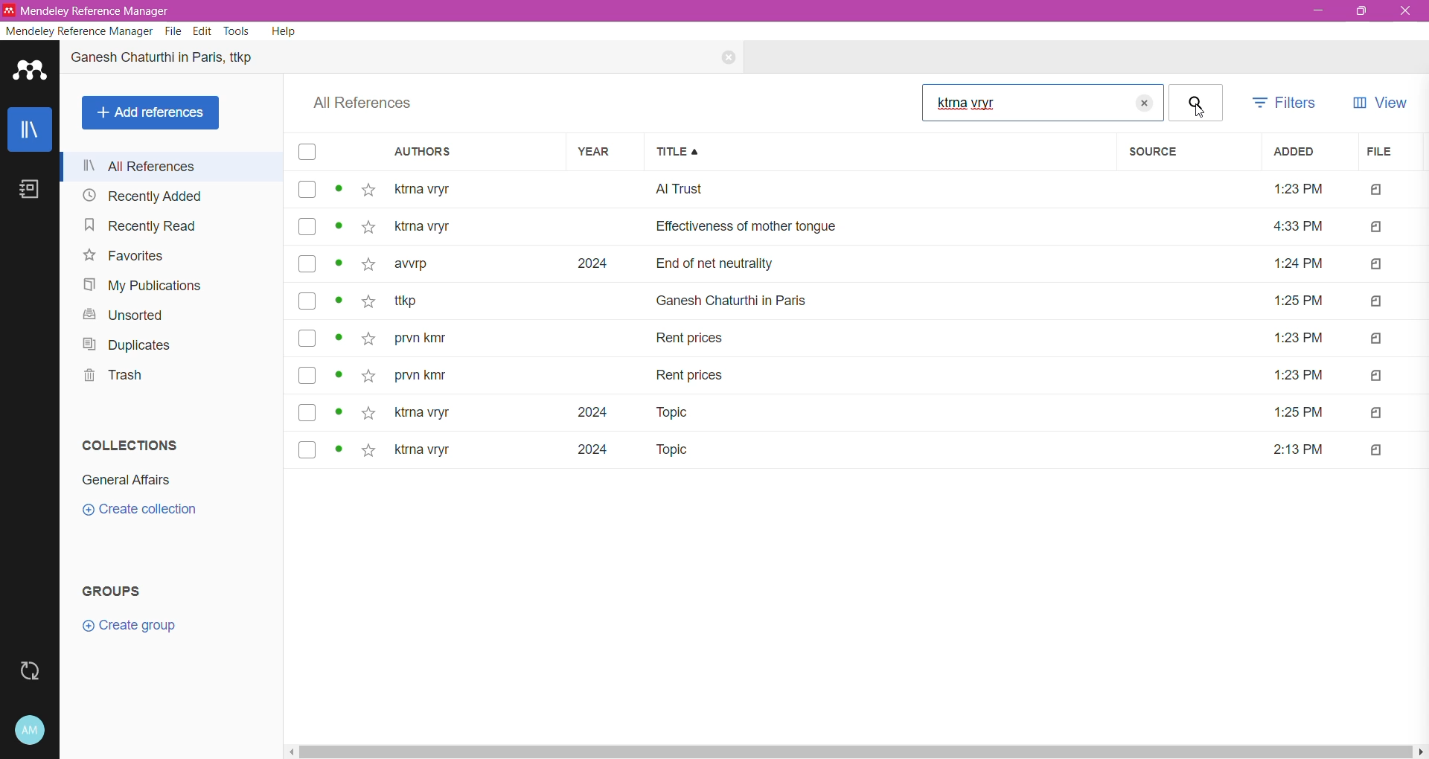  Describe the element at coordinates (140, 286) in the screenshot. I see `My Publications` at that location.